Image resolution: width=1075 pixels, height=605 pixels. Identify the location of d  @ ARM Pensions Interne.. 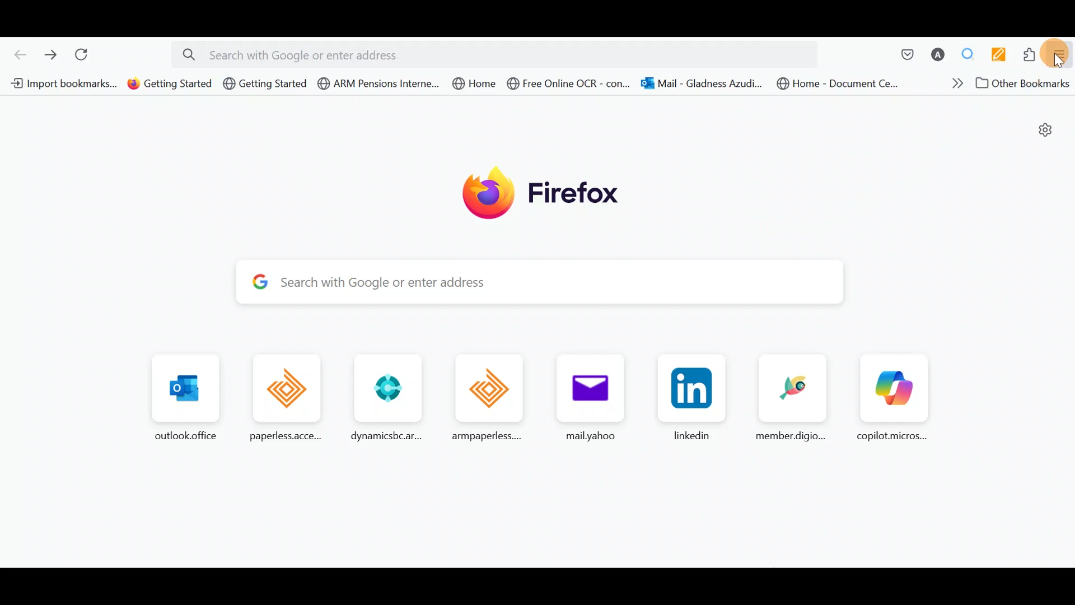
(376, 84).